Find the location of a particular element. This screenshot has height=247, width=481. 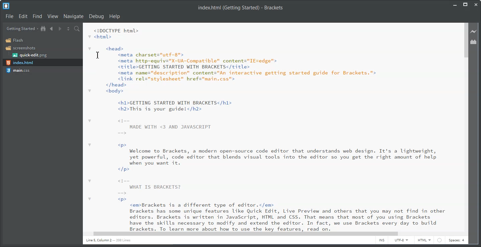

Logo is located at coordinates (7, 6).